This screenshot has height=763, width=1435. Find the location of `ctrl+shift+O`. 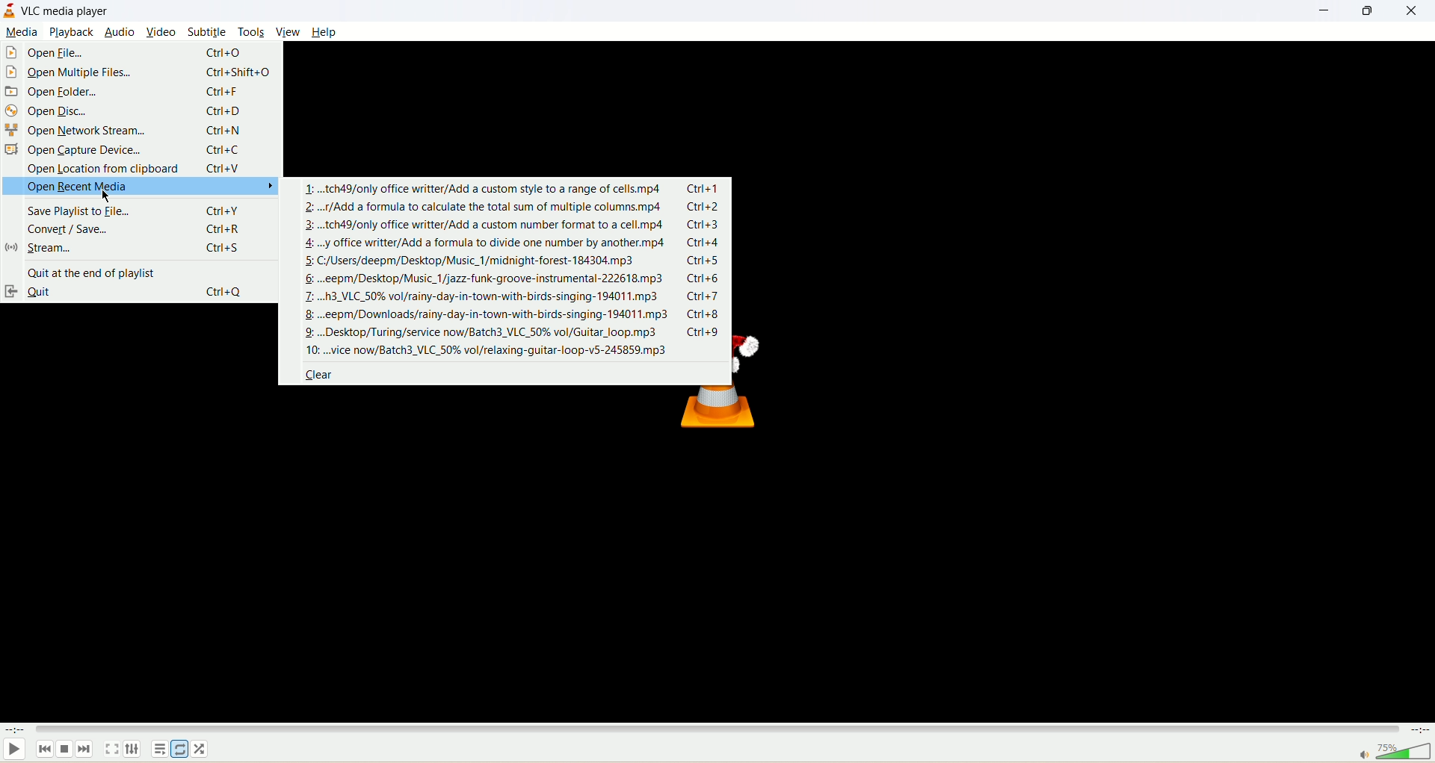

ctrl+shift+O is located at coordinates (239, 74).